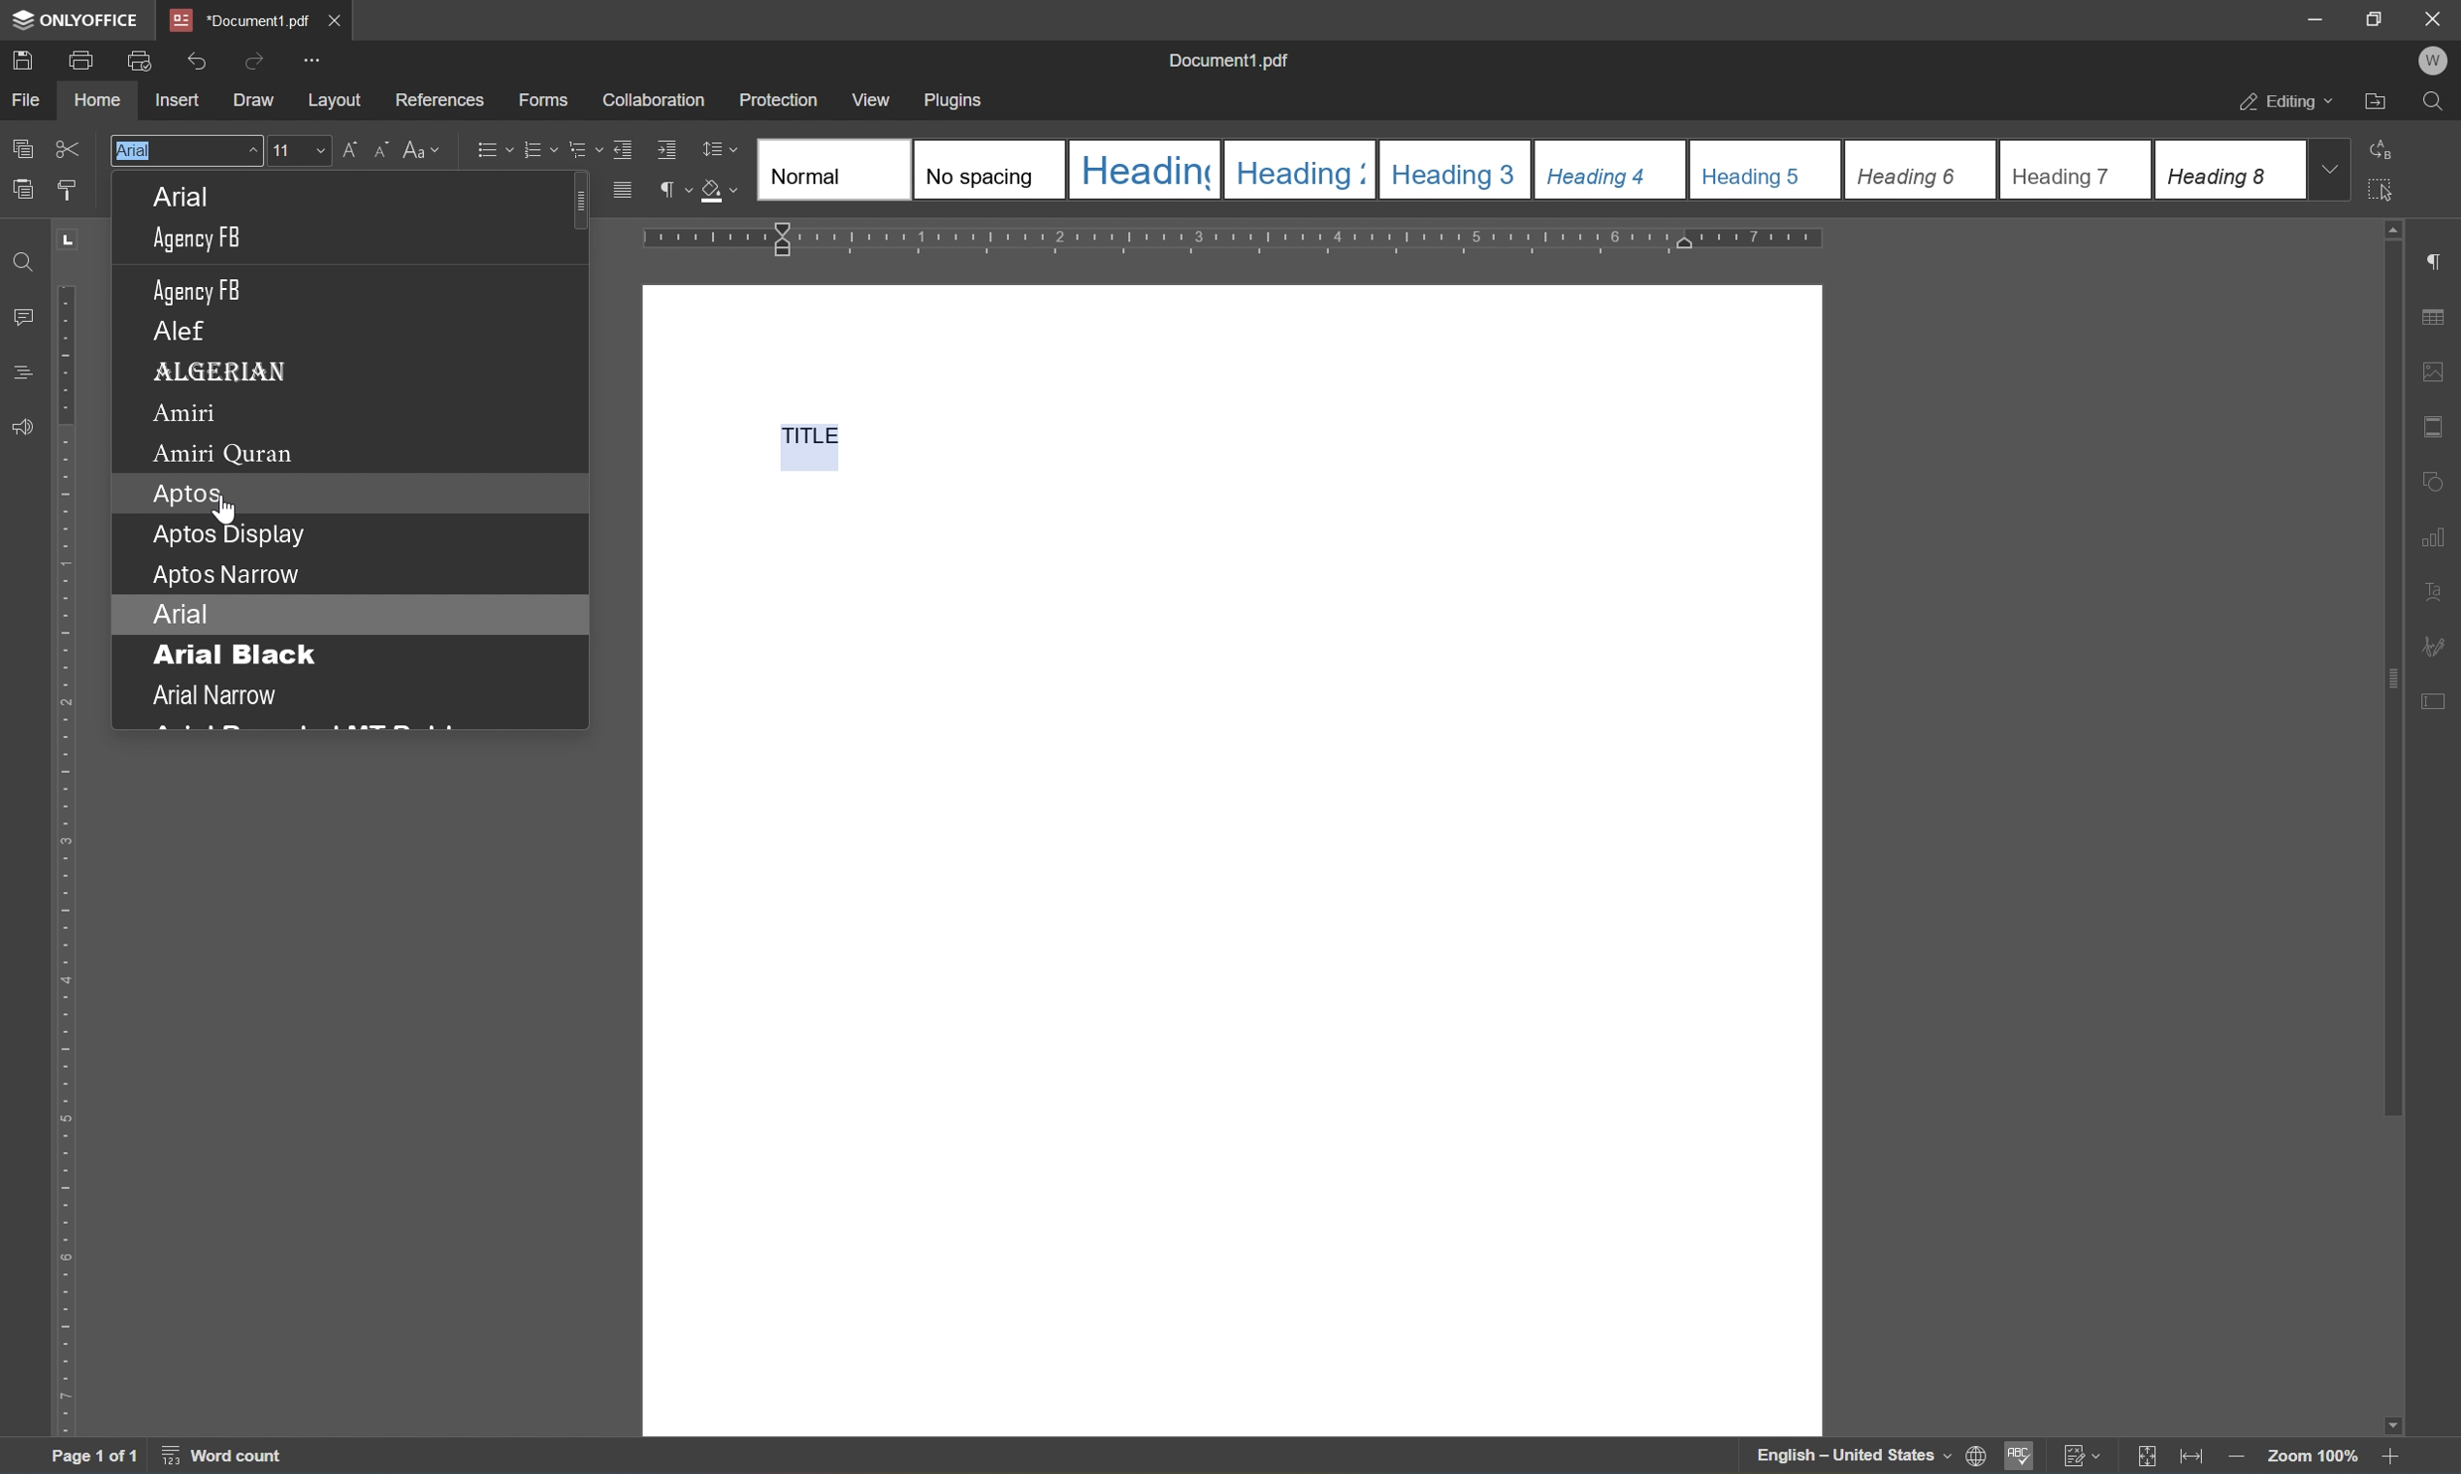  I want to click on Aptos Display, so click(231, 536).